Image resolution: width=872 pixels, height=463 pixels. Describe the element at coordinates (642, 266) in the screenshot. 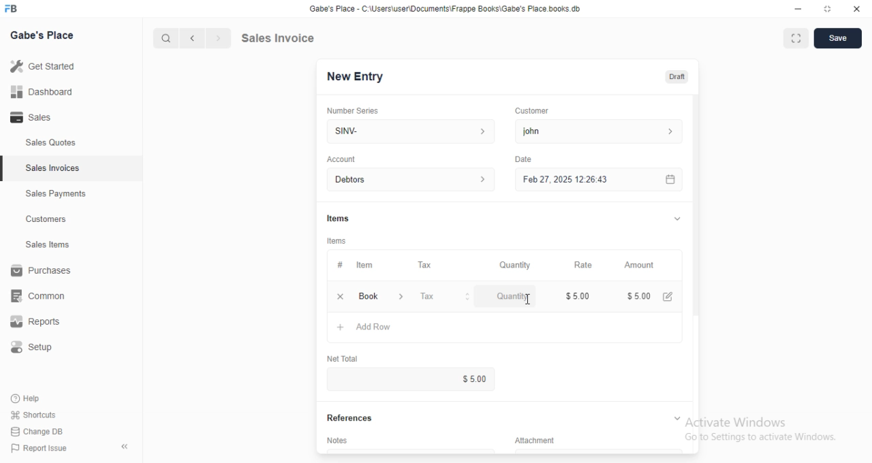

I see `Amount` at that location.